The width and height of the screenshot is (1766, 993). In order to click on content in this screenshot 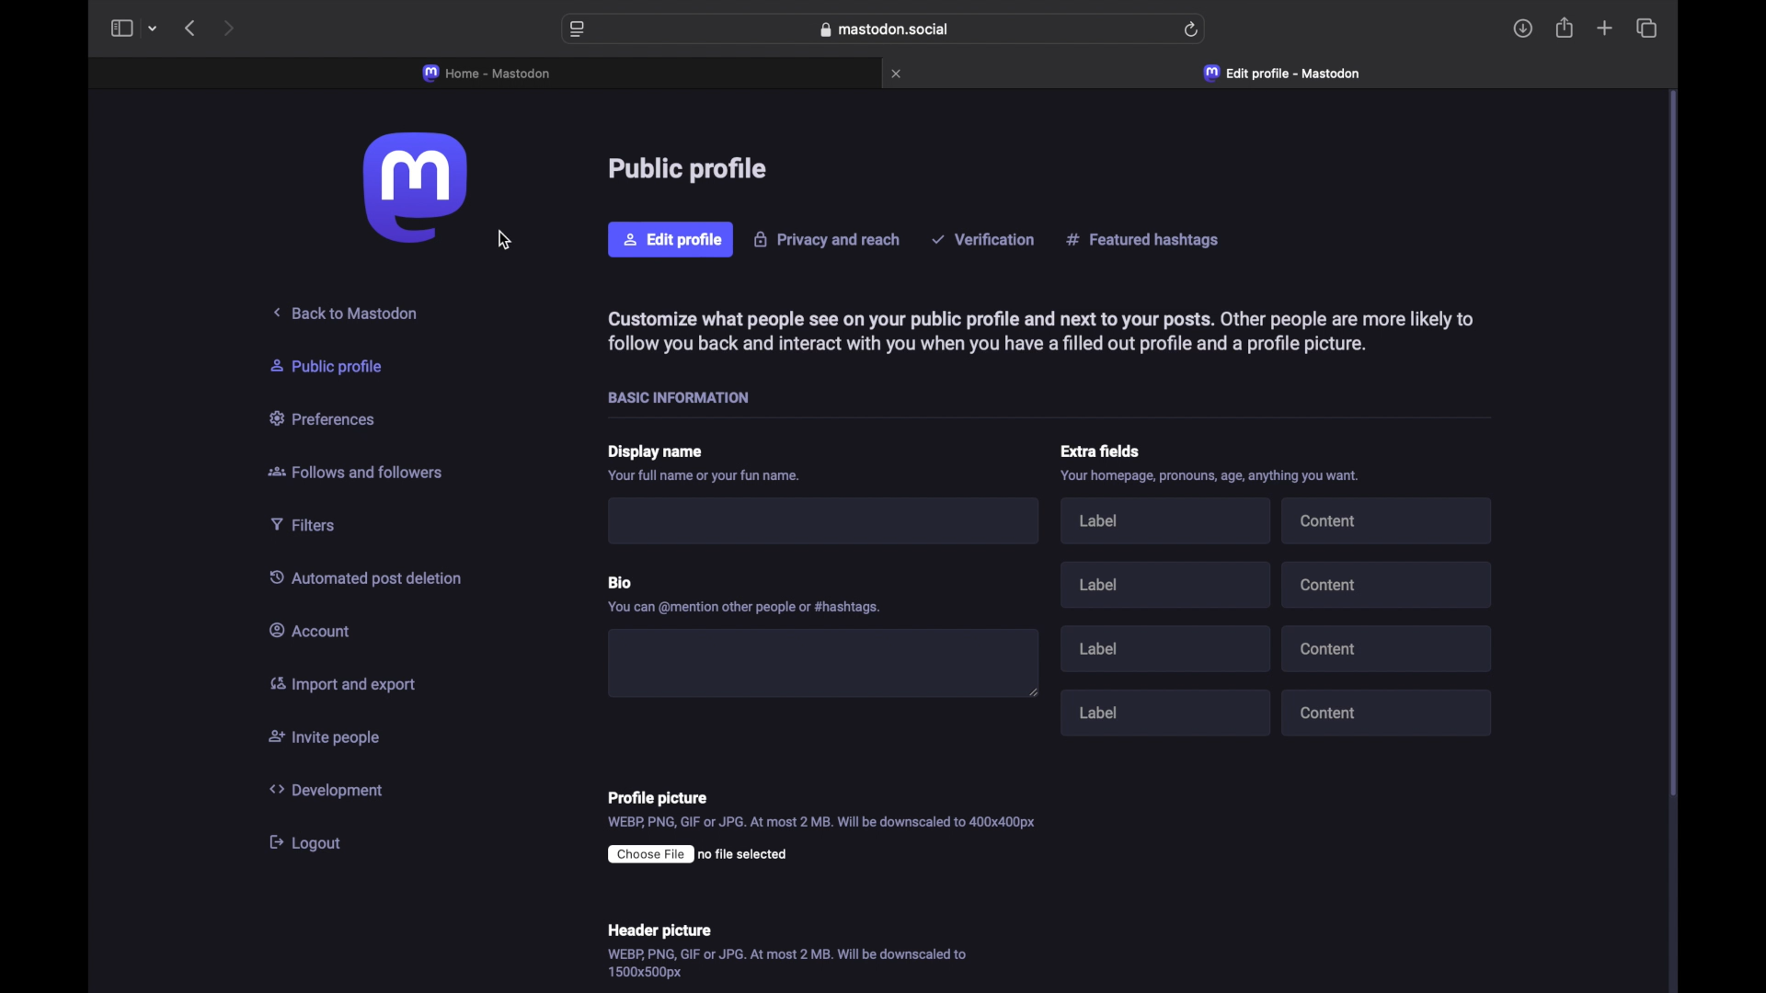, I will do `click(1386, 648)`.